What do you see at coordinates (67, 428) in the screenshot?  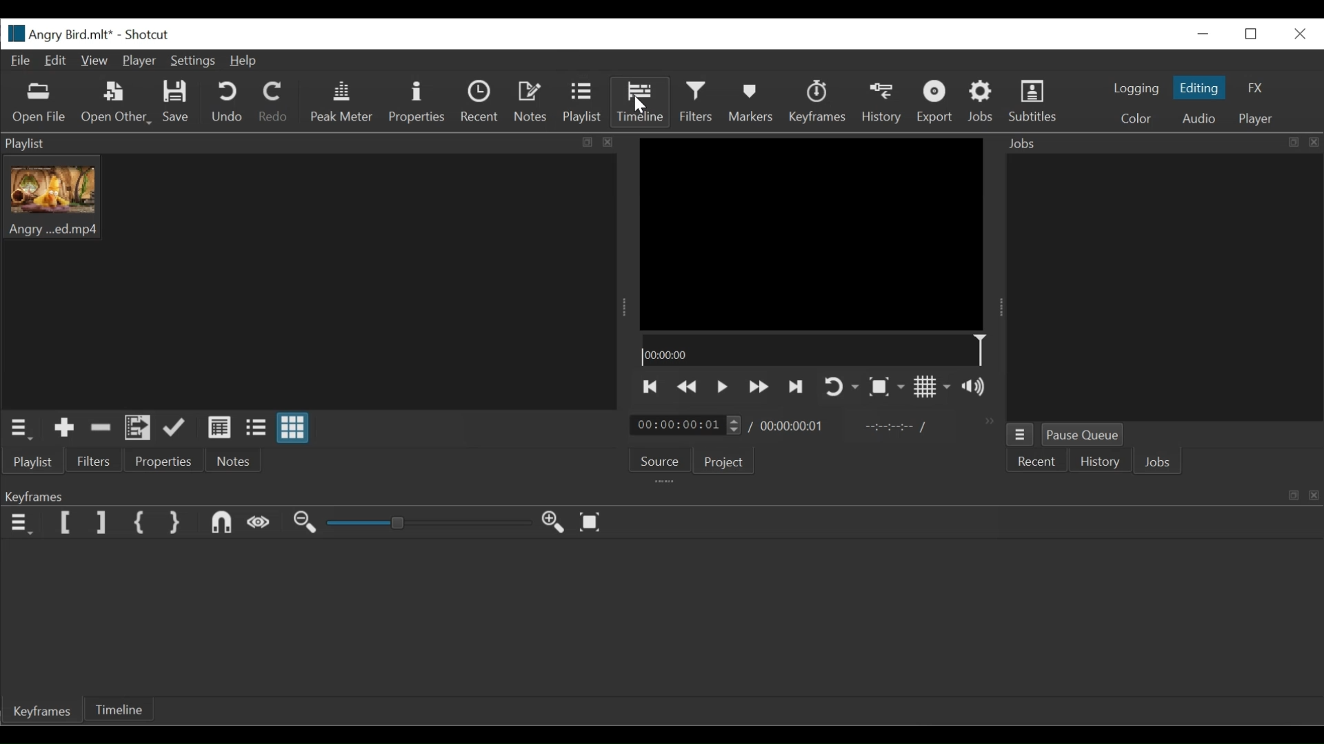 I see `Add Source to the playlist` at bounding box center [67, 428].